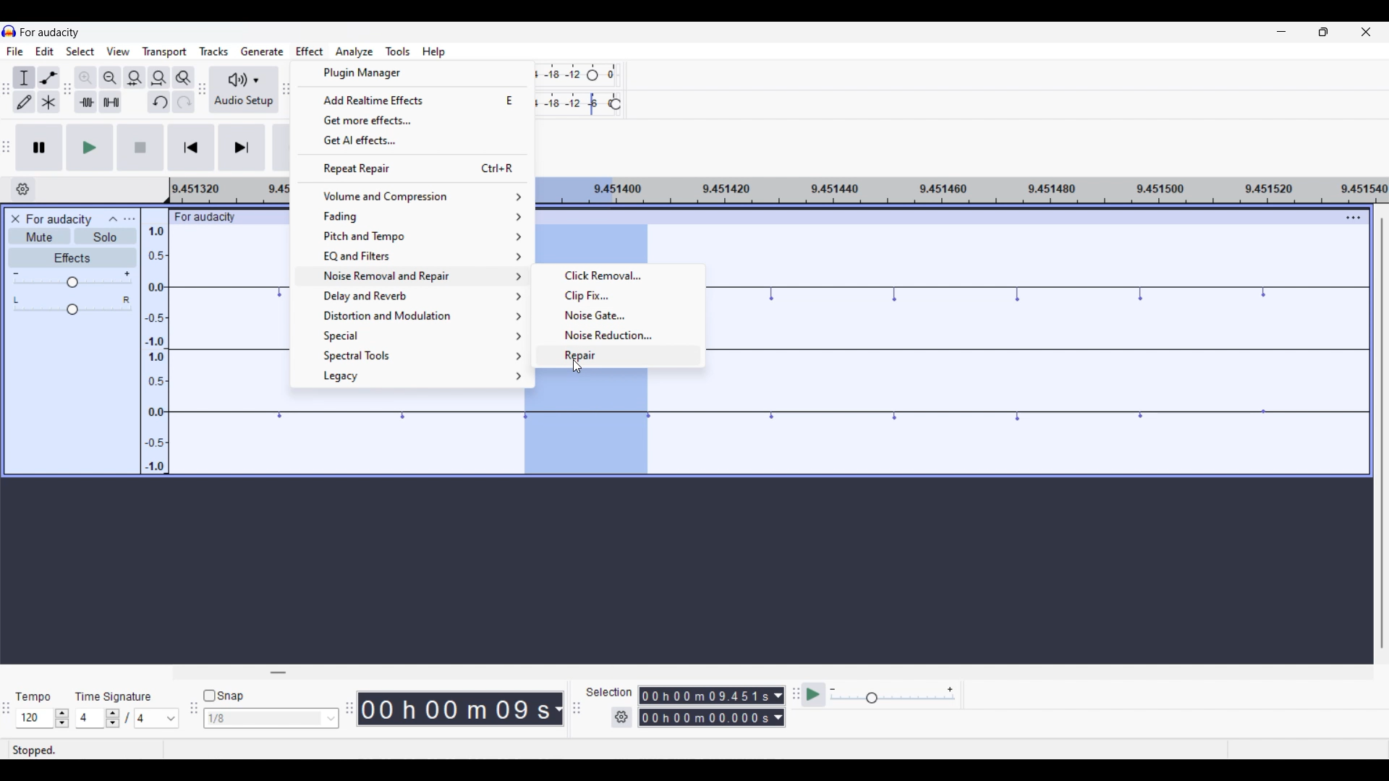 This screenshot has width=1389, height=781. Describe the element at coordinates (215, 217) in the screenshot. I see `For audacity` at that location.